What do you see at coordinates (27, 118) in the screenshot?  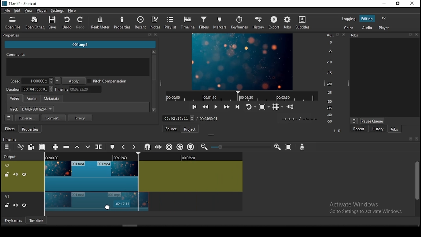 I see `reverse` at bounding box center [27, 118].